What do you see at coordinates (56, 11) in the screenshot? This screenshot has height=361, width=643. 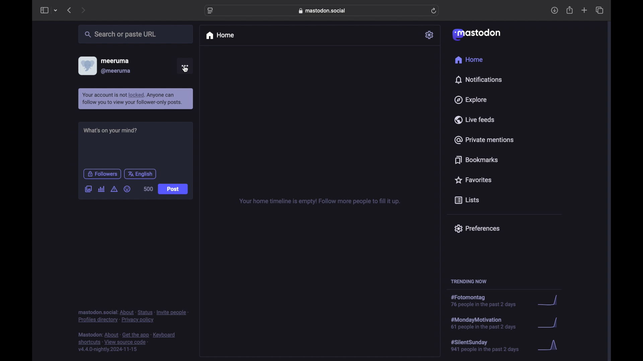 I see `tab group picker` at bounding box center [56, 11].